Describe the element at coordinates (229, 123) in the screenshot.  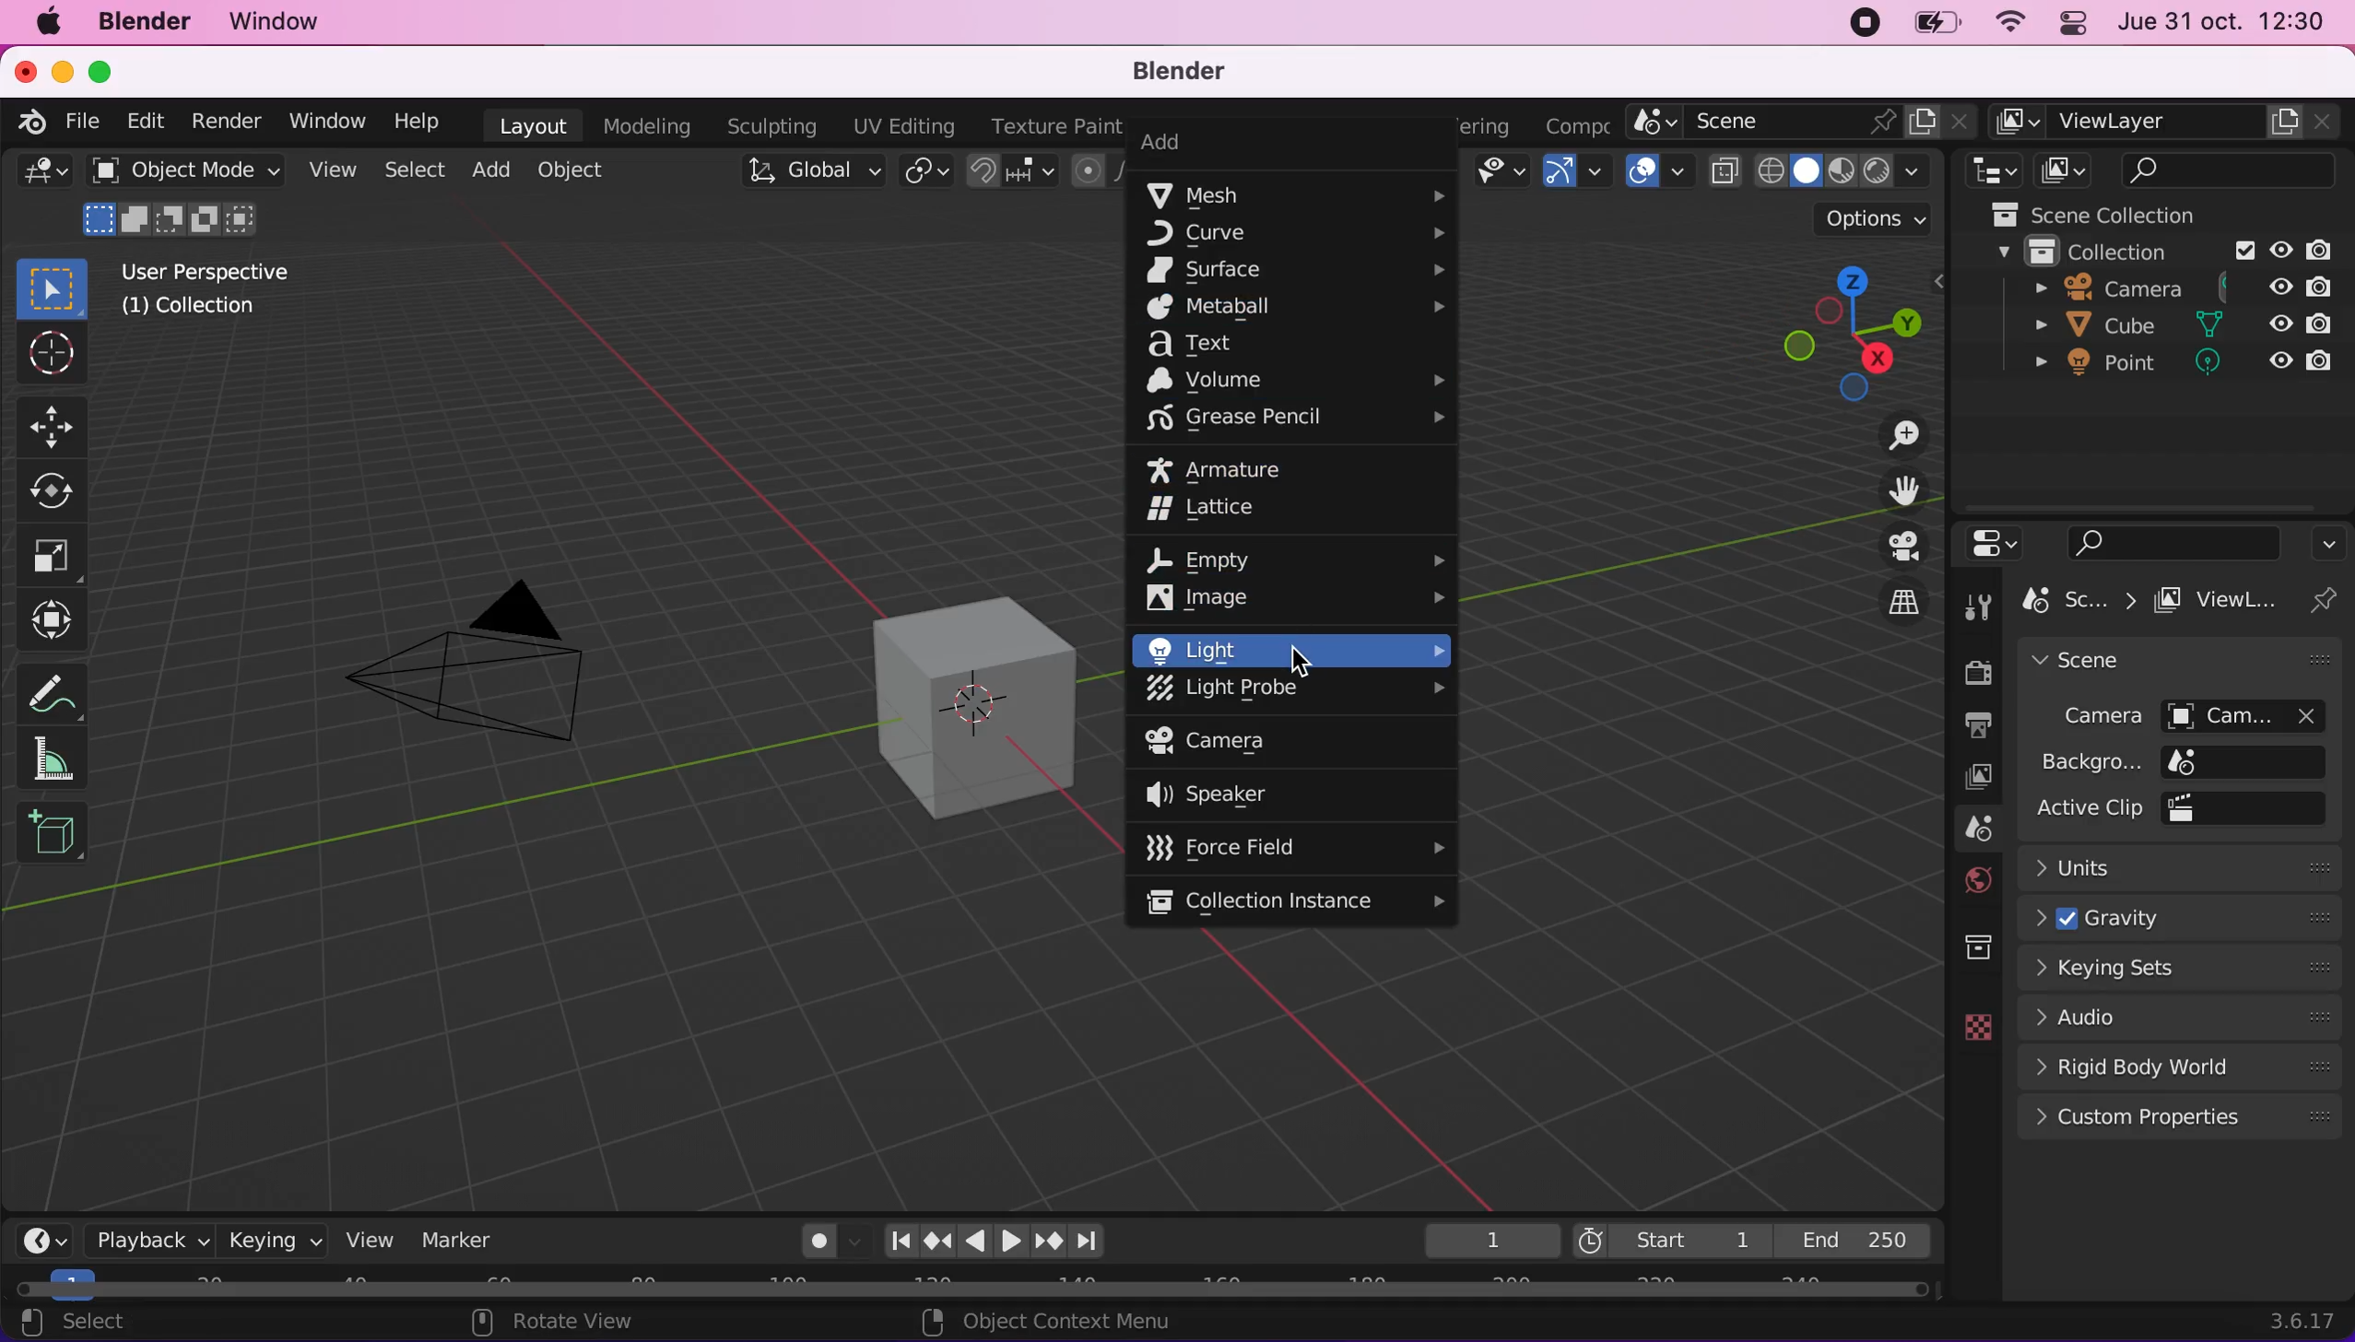
I see `render` at that location.